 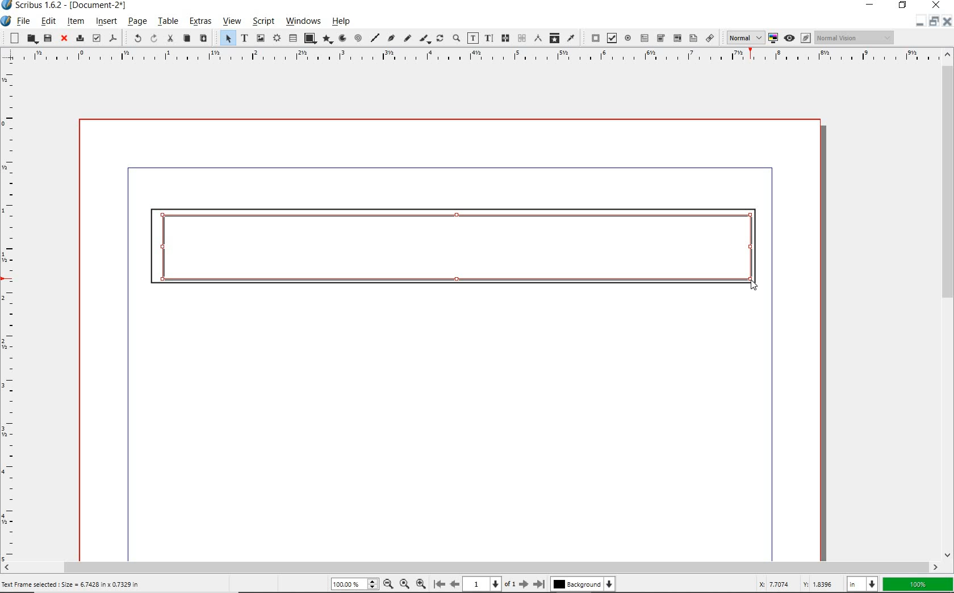 I want to click on zoom in or zoom out, so click(x=456, y=38).